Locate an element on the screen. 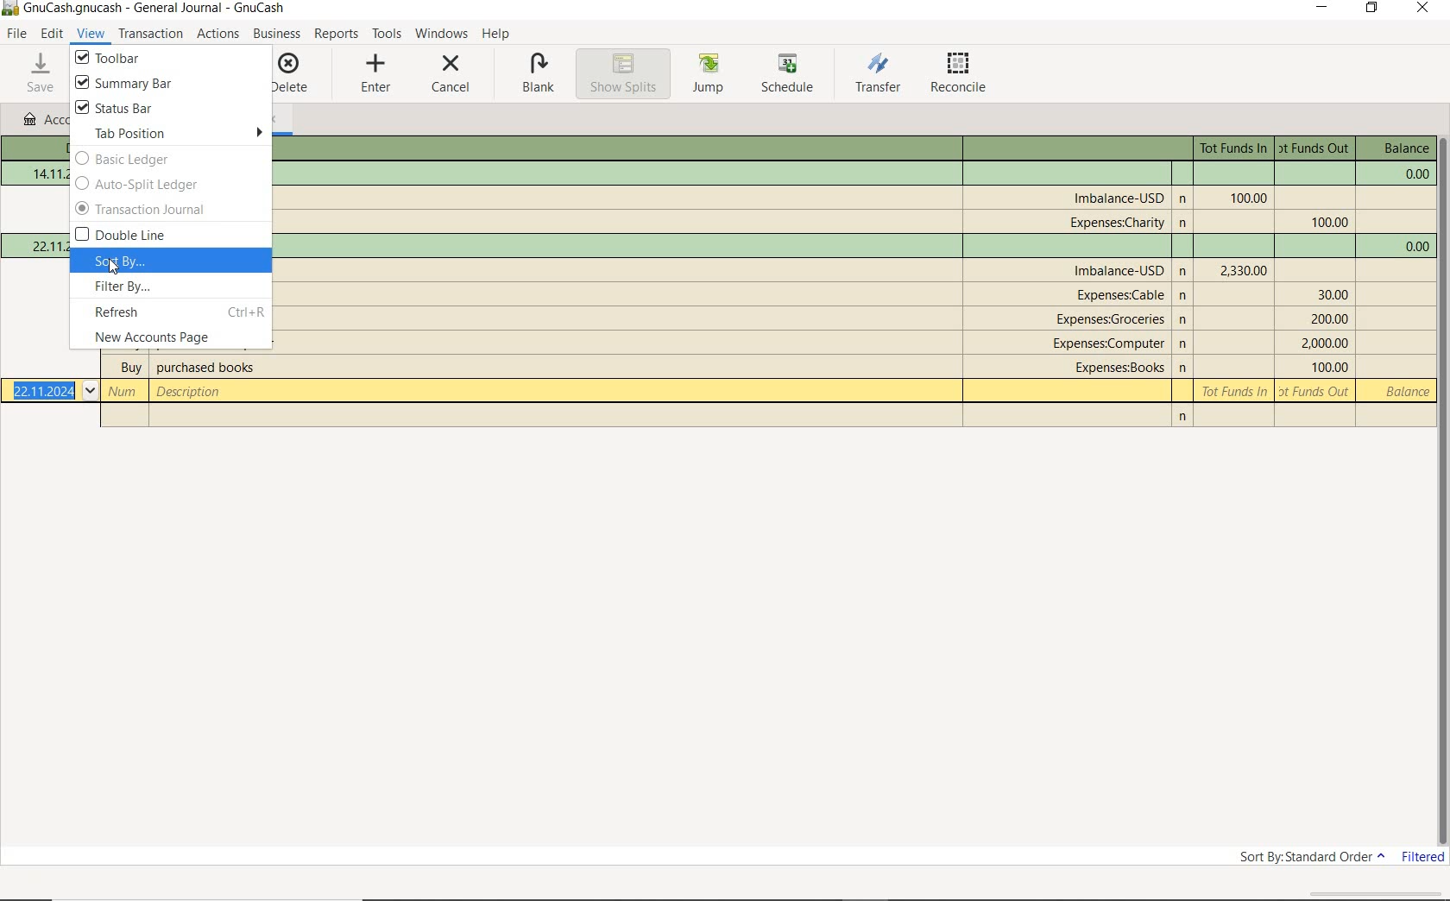 The image size is (1450, 901). Tot Funds Out is located at coordinates (1327, 368).